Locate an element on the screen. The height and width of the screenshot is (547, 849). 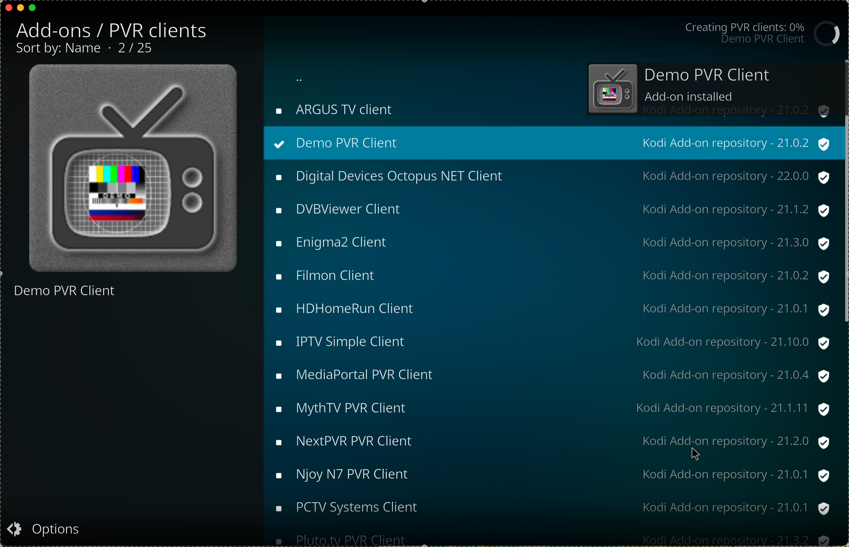
ARGUS TV client is located at coordinates (341, 107).